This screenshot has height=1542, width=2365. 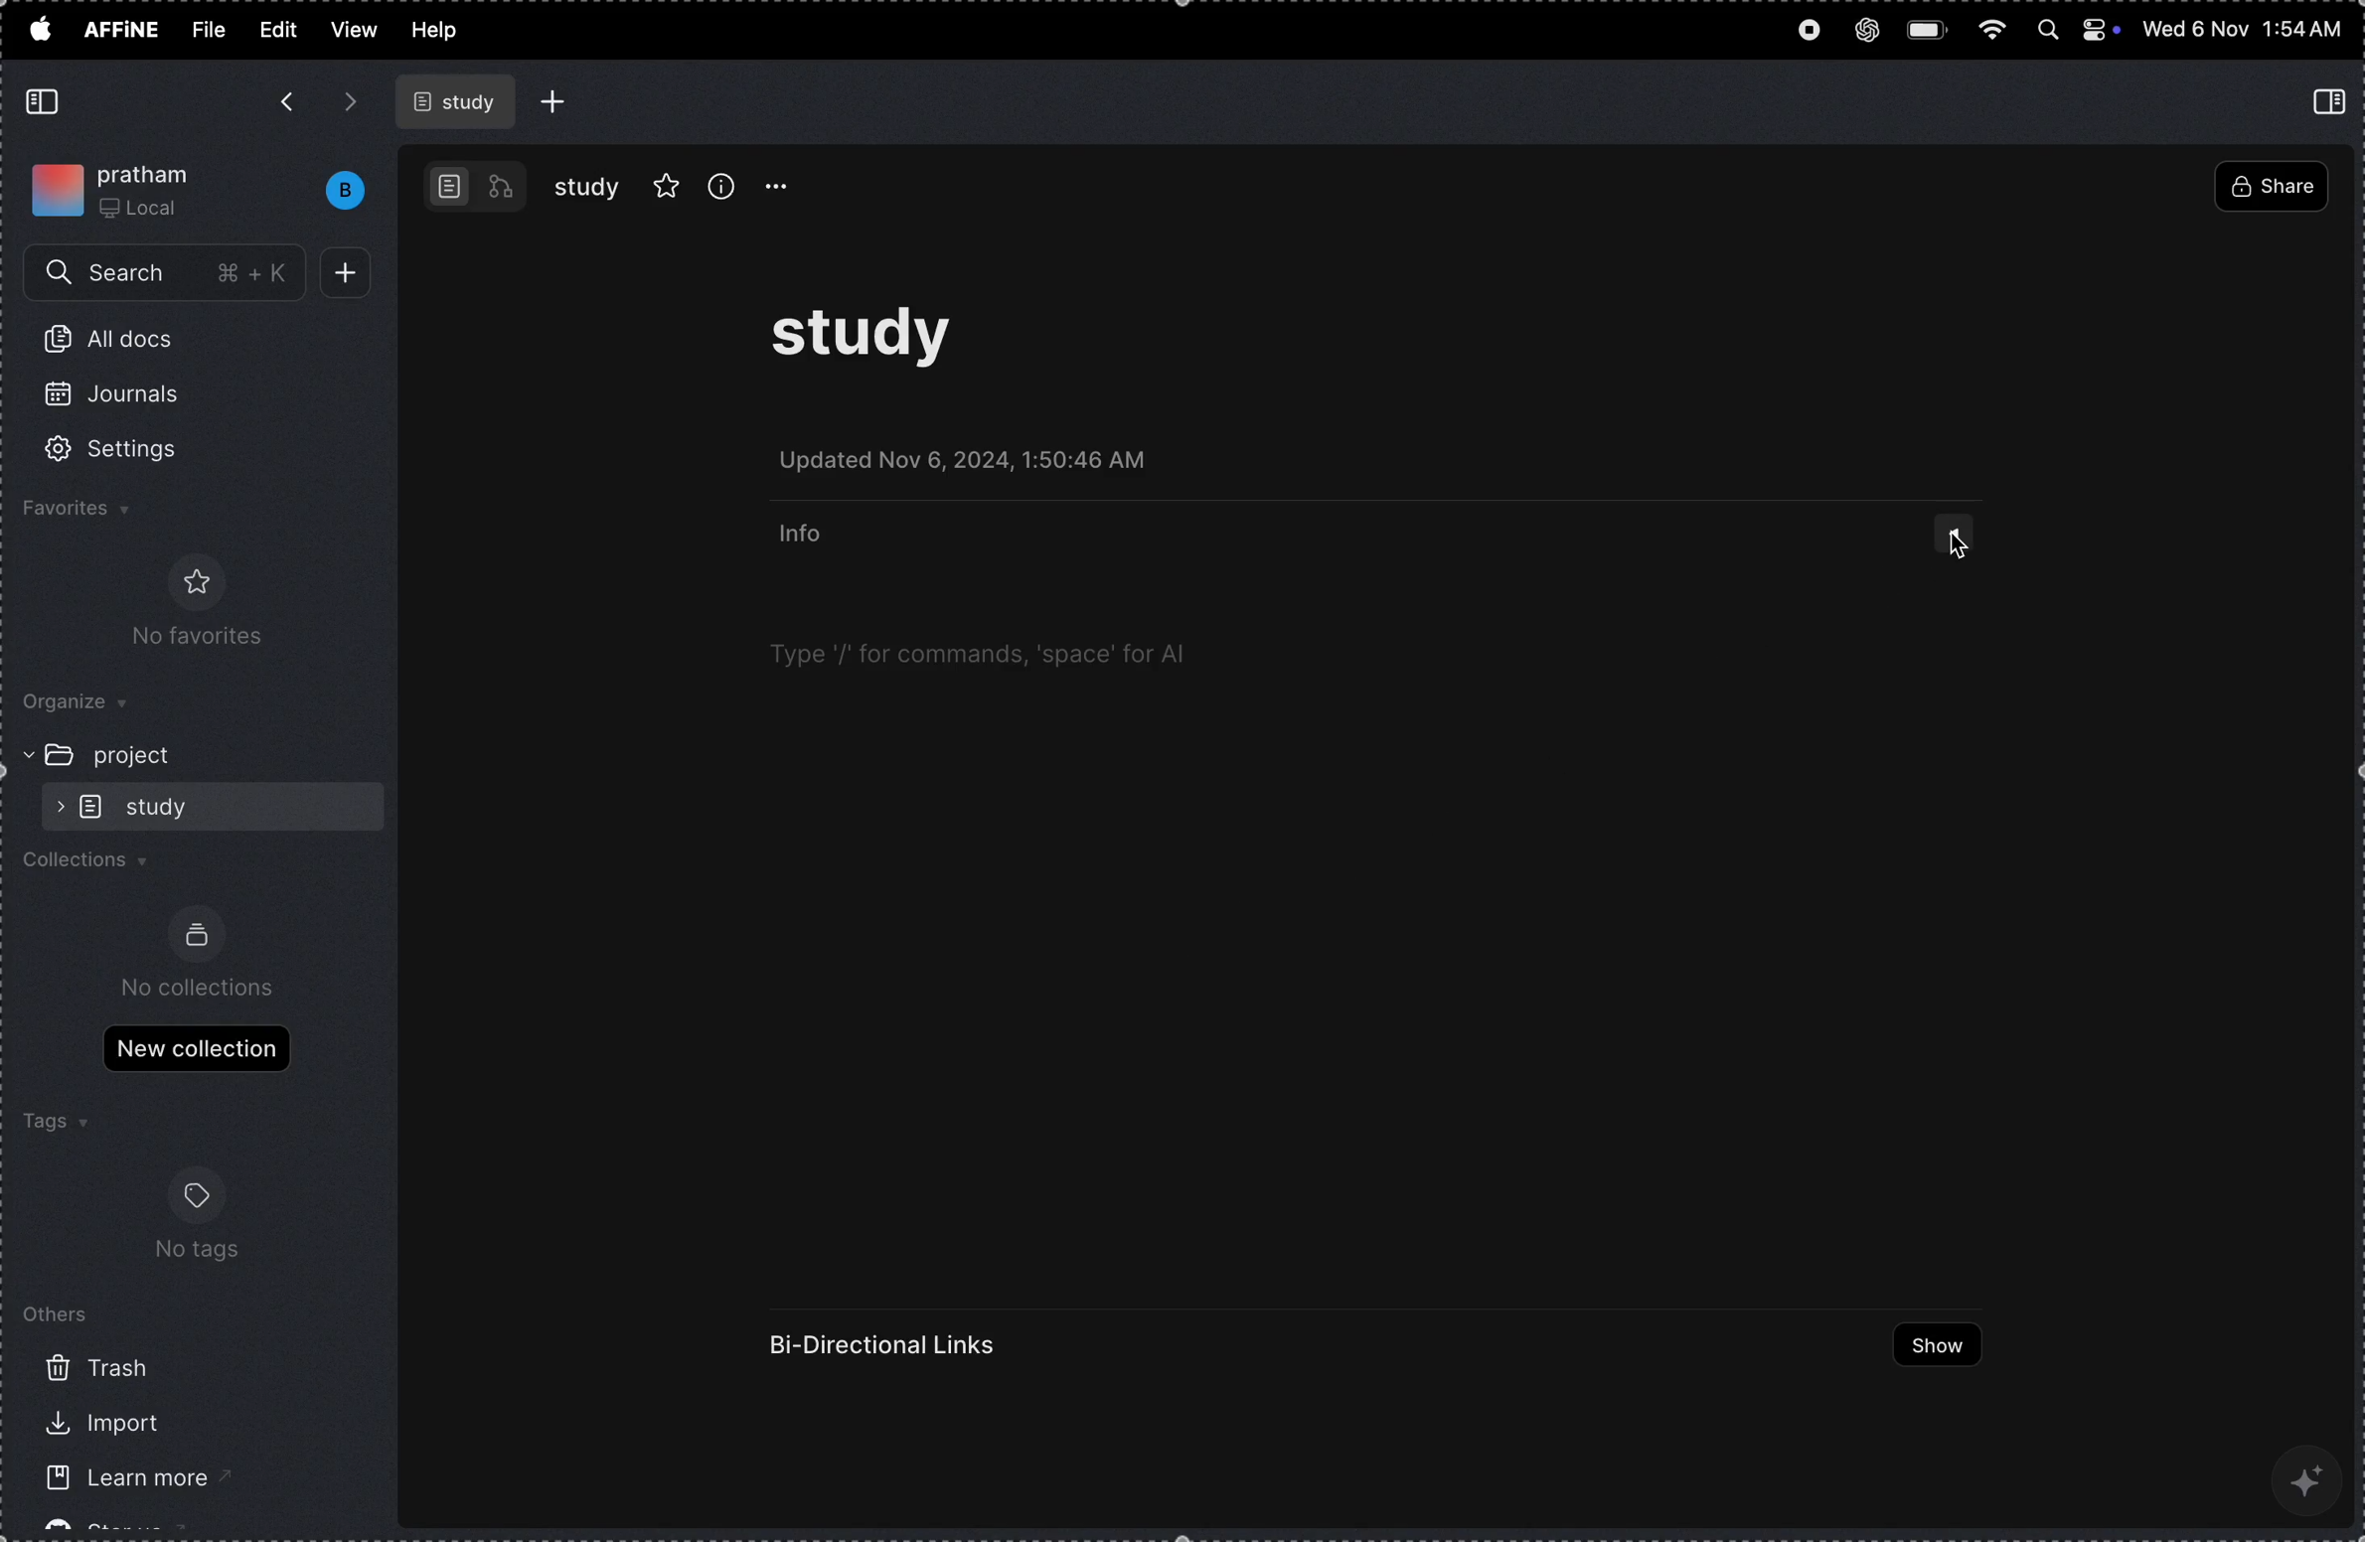 I want to click on collapse side bar, so click(x=2333, y=100).